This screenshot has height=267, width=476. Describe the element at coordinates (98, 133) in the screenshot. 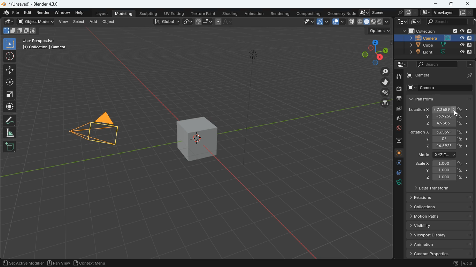

I see `camera` at that location.